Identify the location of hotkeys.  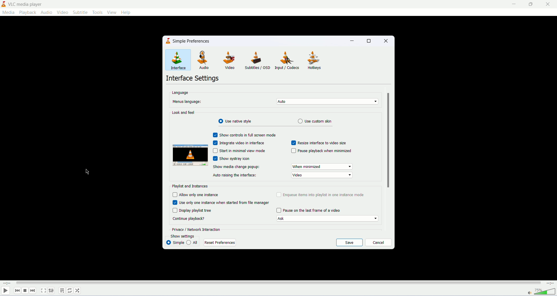
(316, 61).